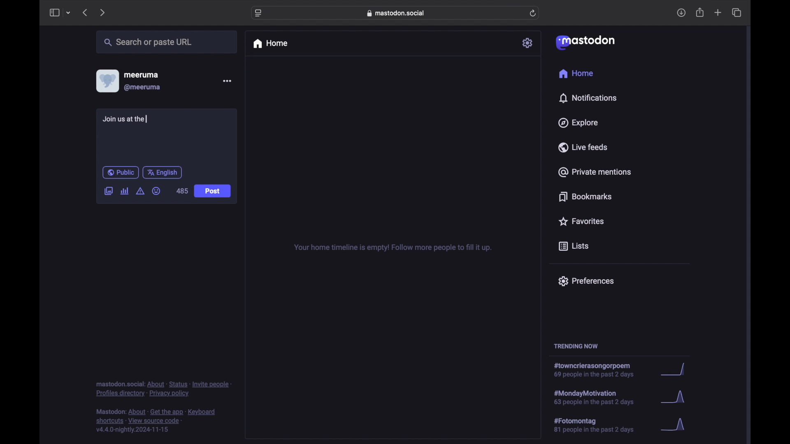 This screenshot has width=790, height=444. What do you see at coordinates (141, 74) in the screenshot?
I see `meeruma` at bounding box center [141, 74].